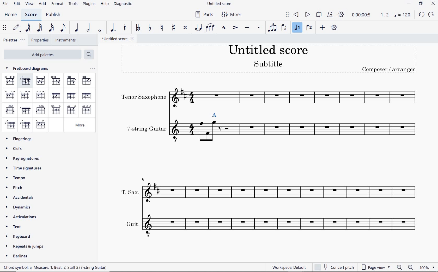 The height and width of the screenshot is (272, 438). I want to click on METRONOME, so click(330, 15).